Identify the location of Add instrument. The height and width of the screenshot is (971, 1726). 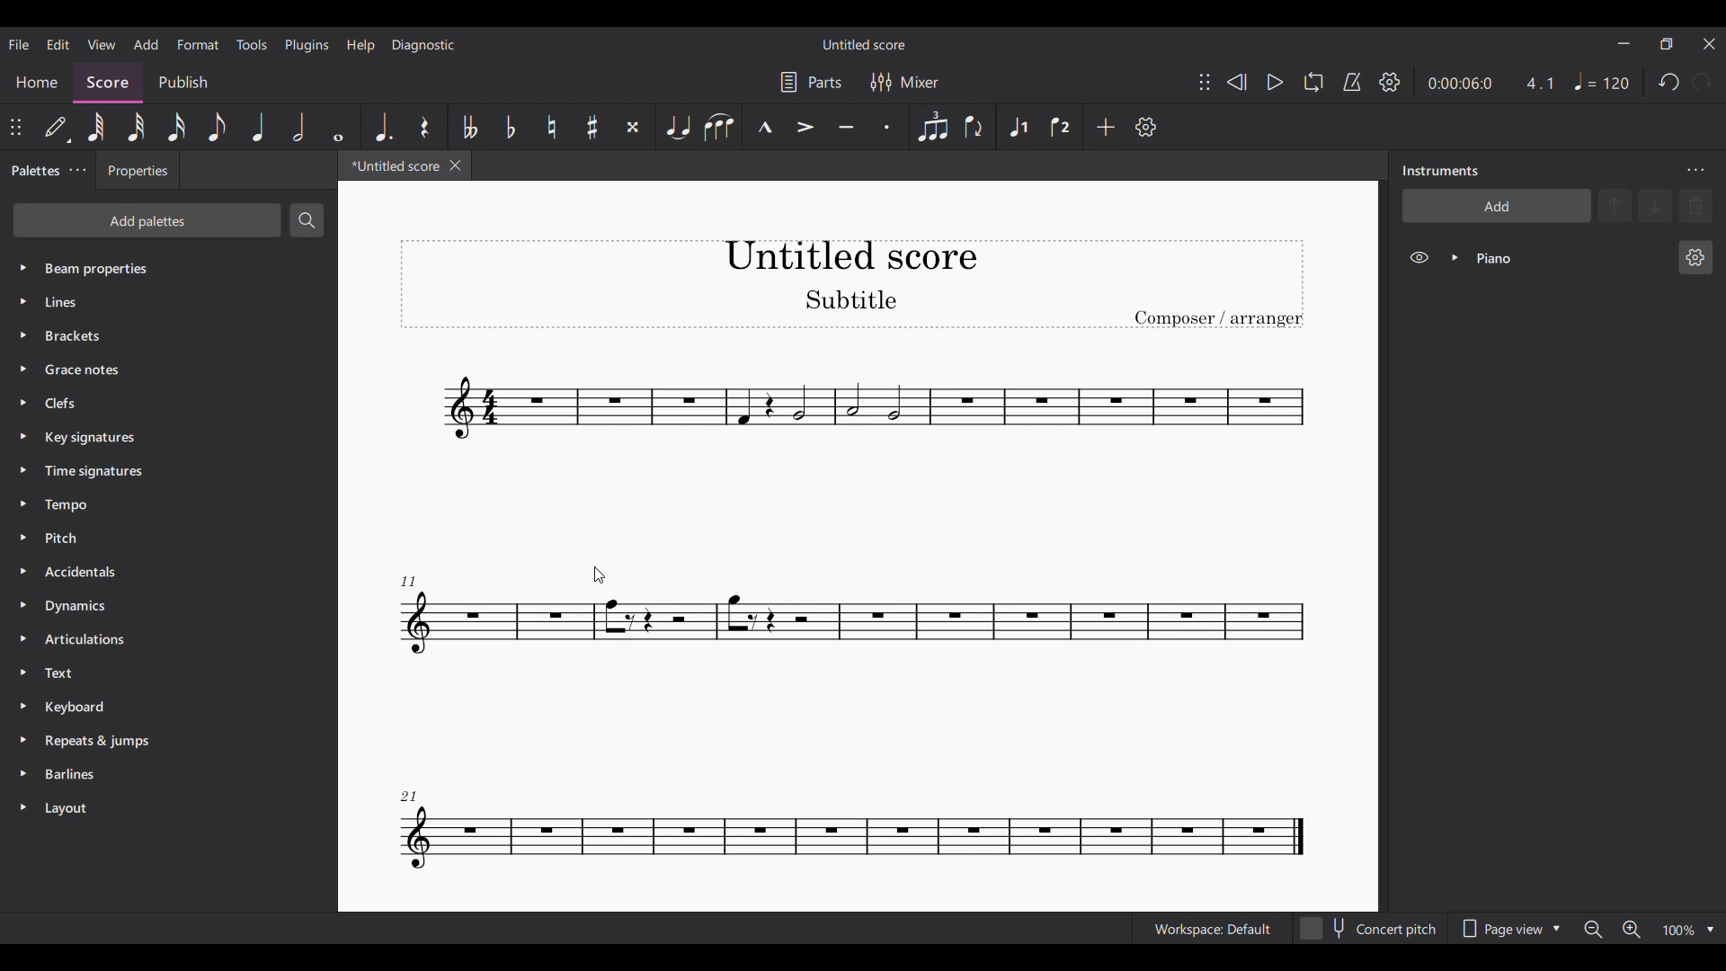
(1497, 205).